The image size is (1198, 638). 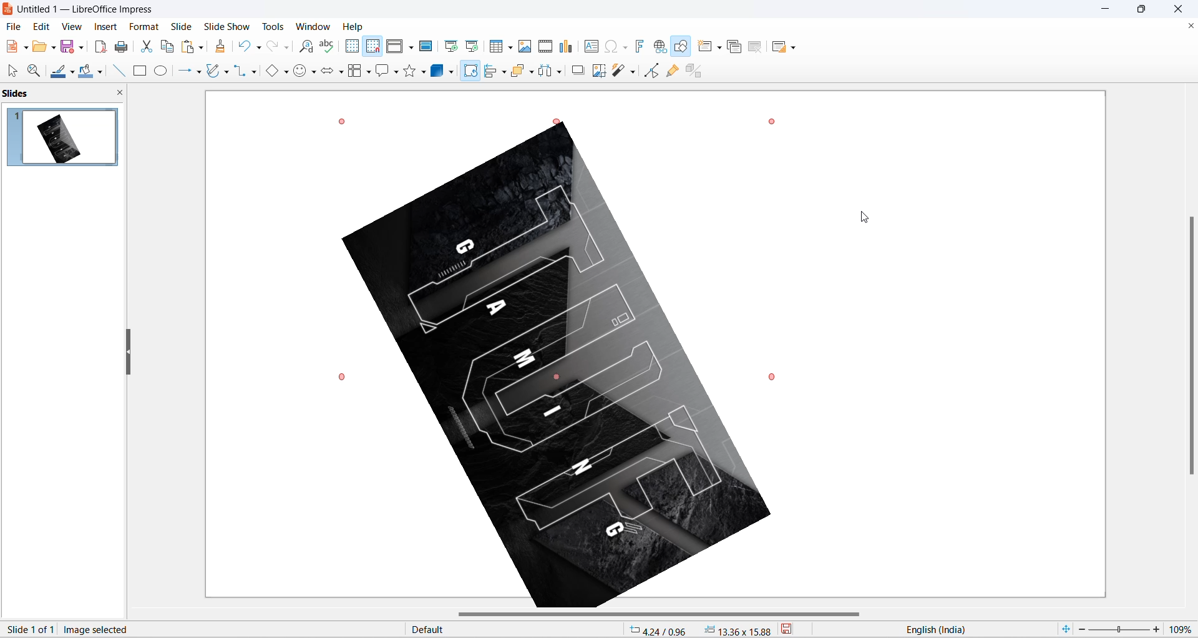 What do you see at coordinates (639, 46) in the screenshot?
I see `insert fontwork text` at bounding box center [639, 46].